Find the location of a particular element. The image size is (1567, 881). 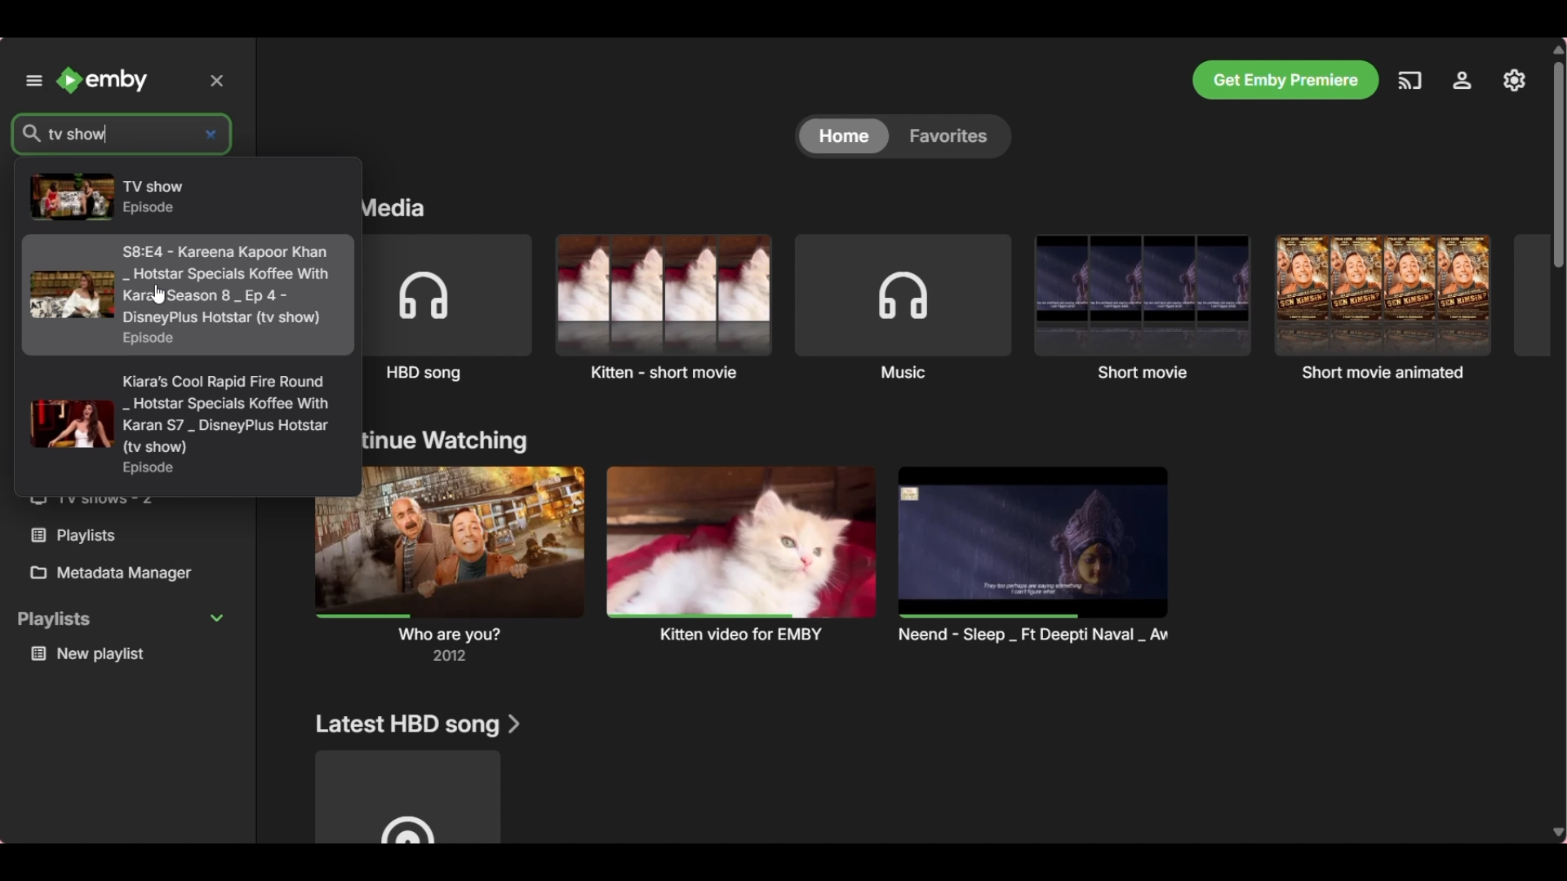

Close left panel is located at coordinates (216, 81).